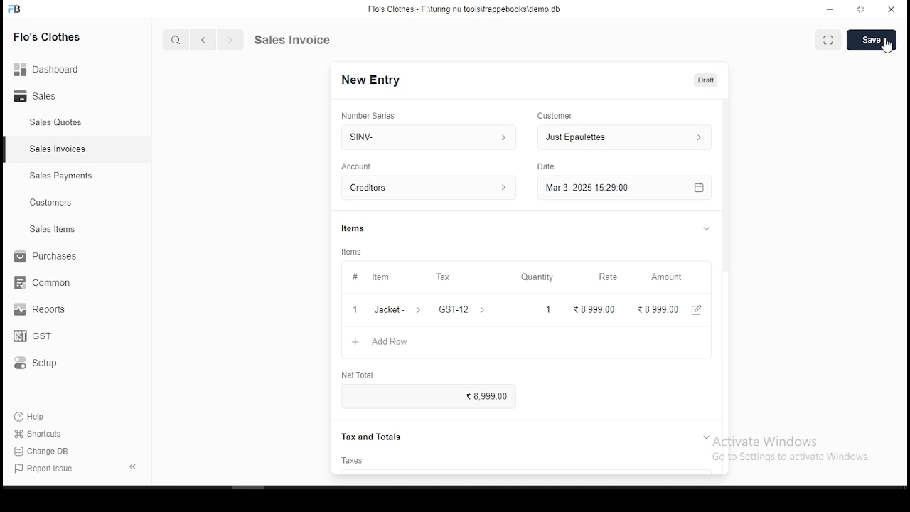 The height and width of the screenshot is (512, 910). Describe the element at coordinates (389, 310) in the screenshot. I see `1 Jacket- >` at that location.